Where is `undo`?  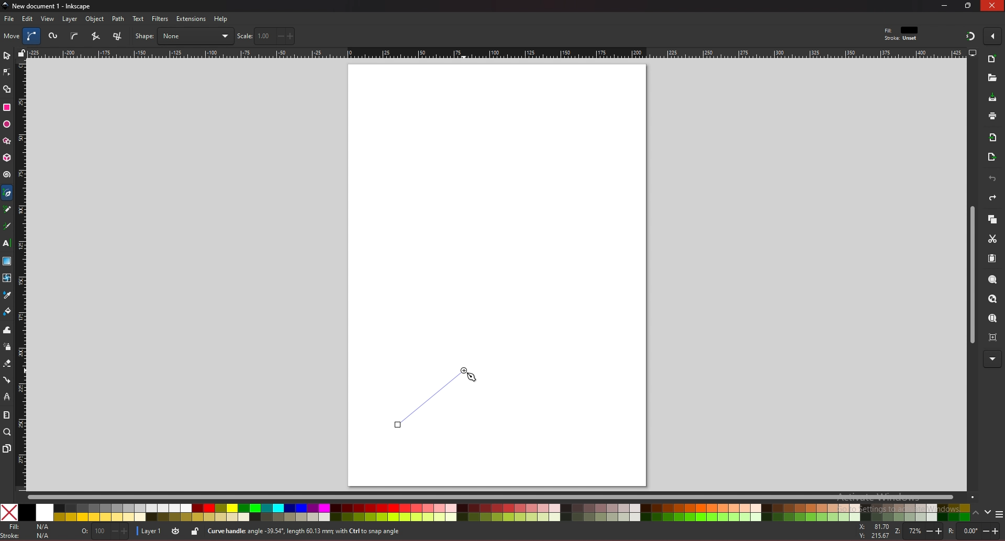
undo is located at coordinates (992, 179).